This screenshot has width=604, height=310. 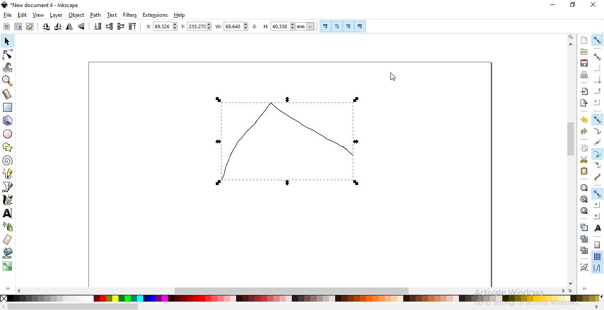 What do you see at coordinates (293, 290) in the screenshot?
I see `scrollbar` at bounding box center [293, 290].